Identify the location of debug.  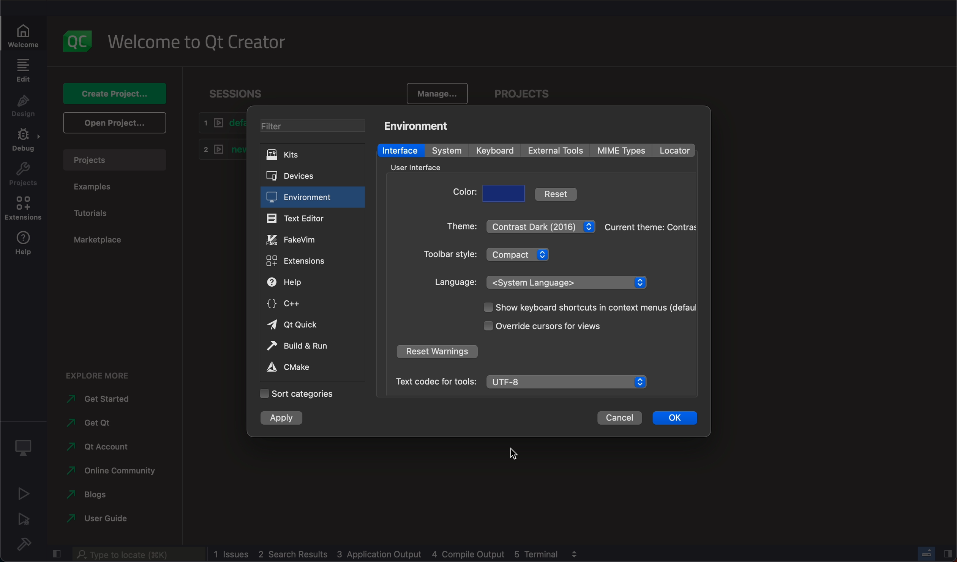
(26, 143).